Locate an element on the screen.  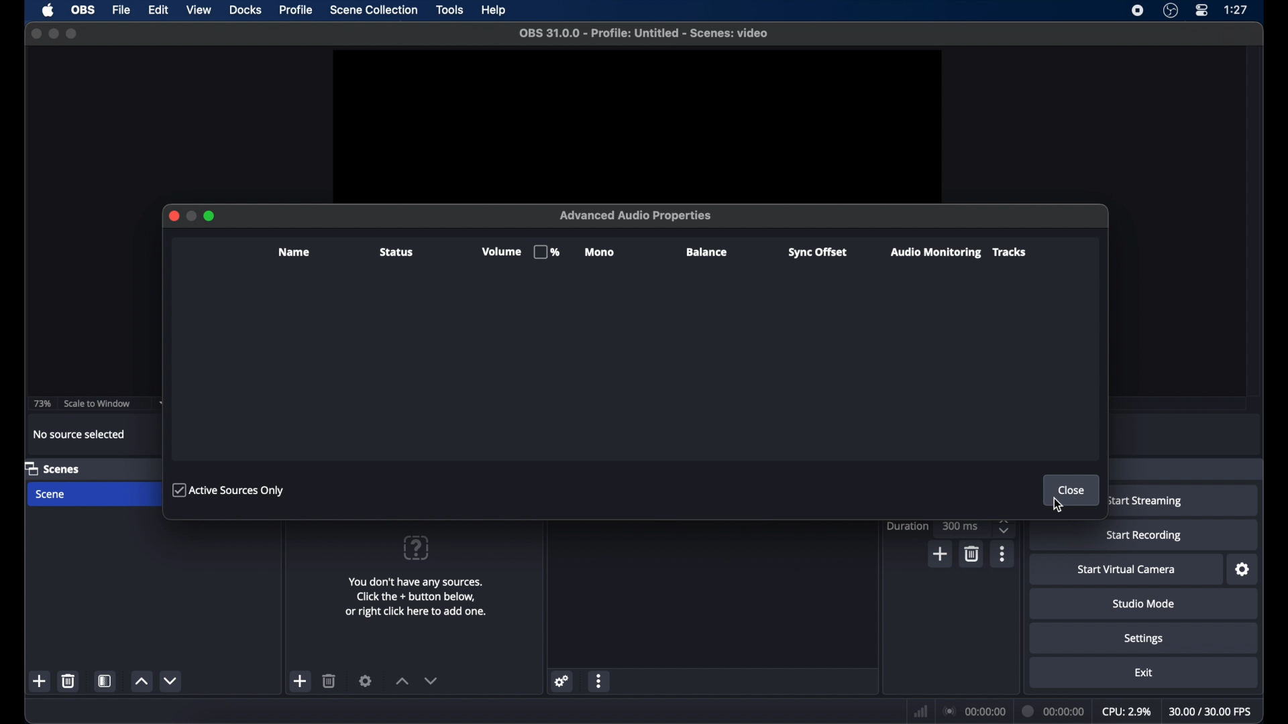
preview is located at coordinates (639, 123).